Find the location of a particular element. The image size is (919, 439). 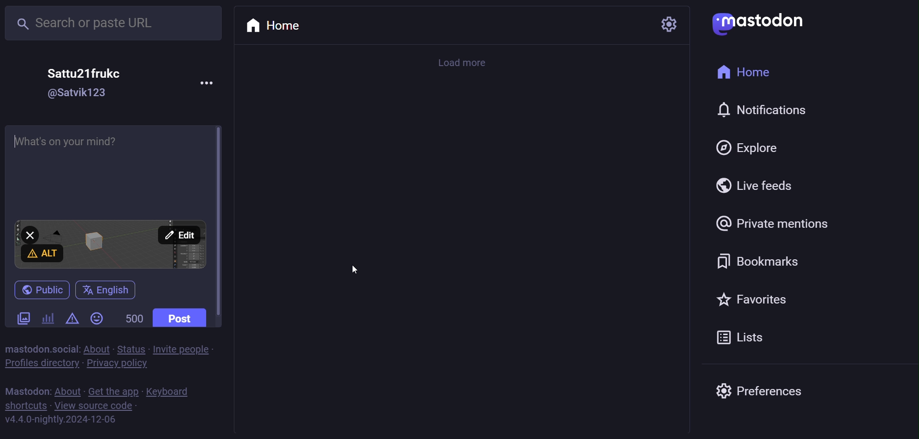

home is located at coordinates (282, 25).